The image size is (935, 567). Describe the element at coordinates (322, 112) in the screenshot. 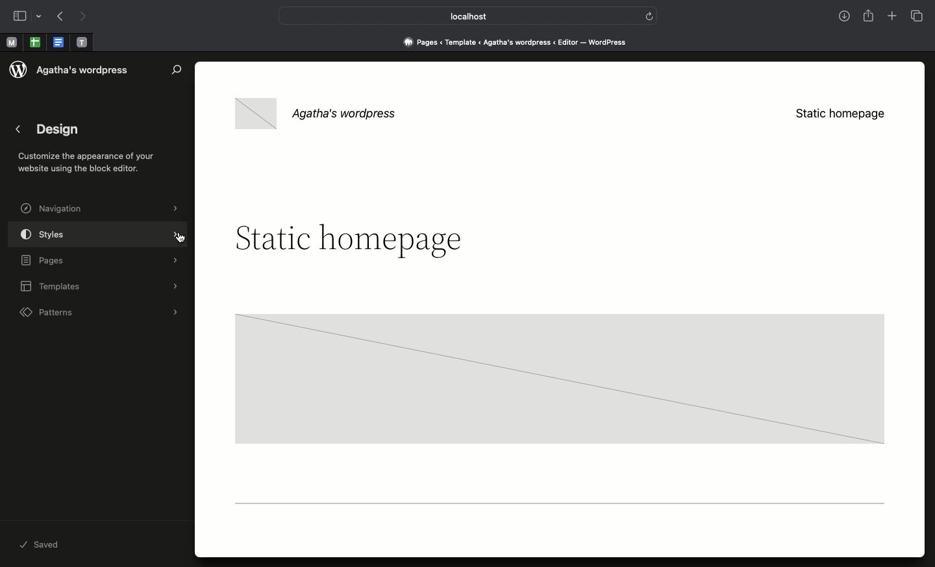

I see `Wordpress name` at that location.